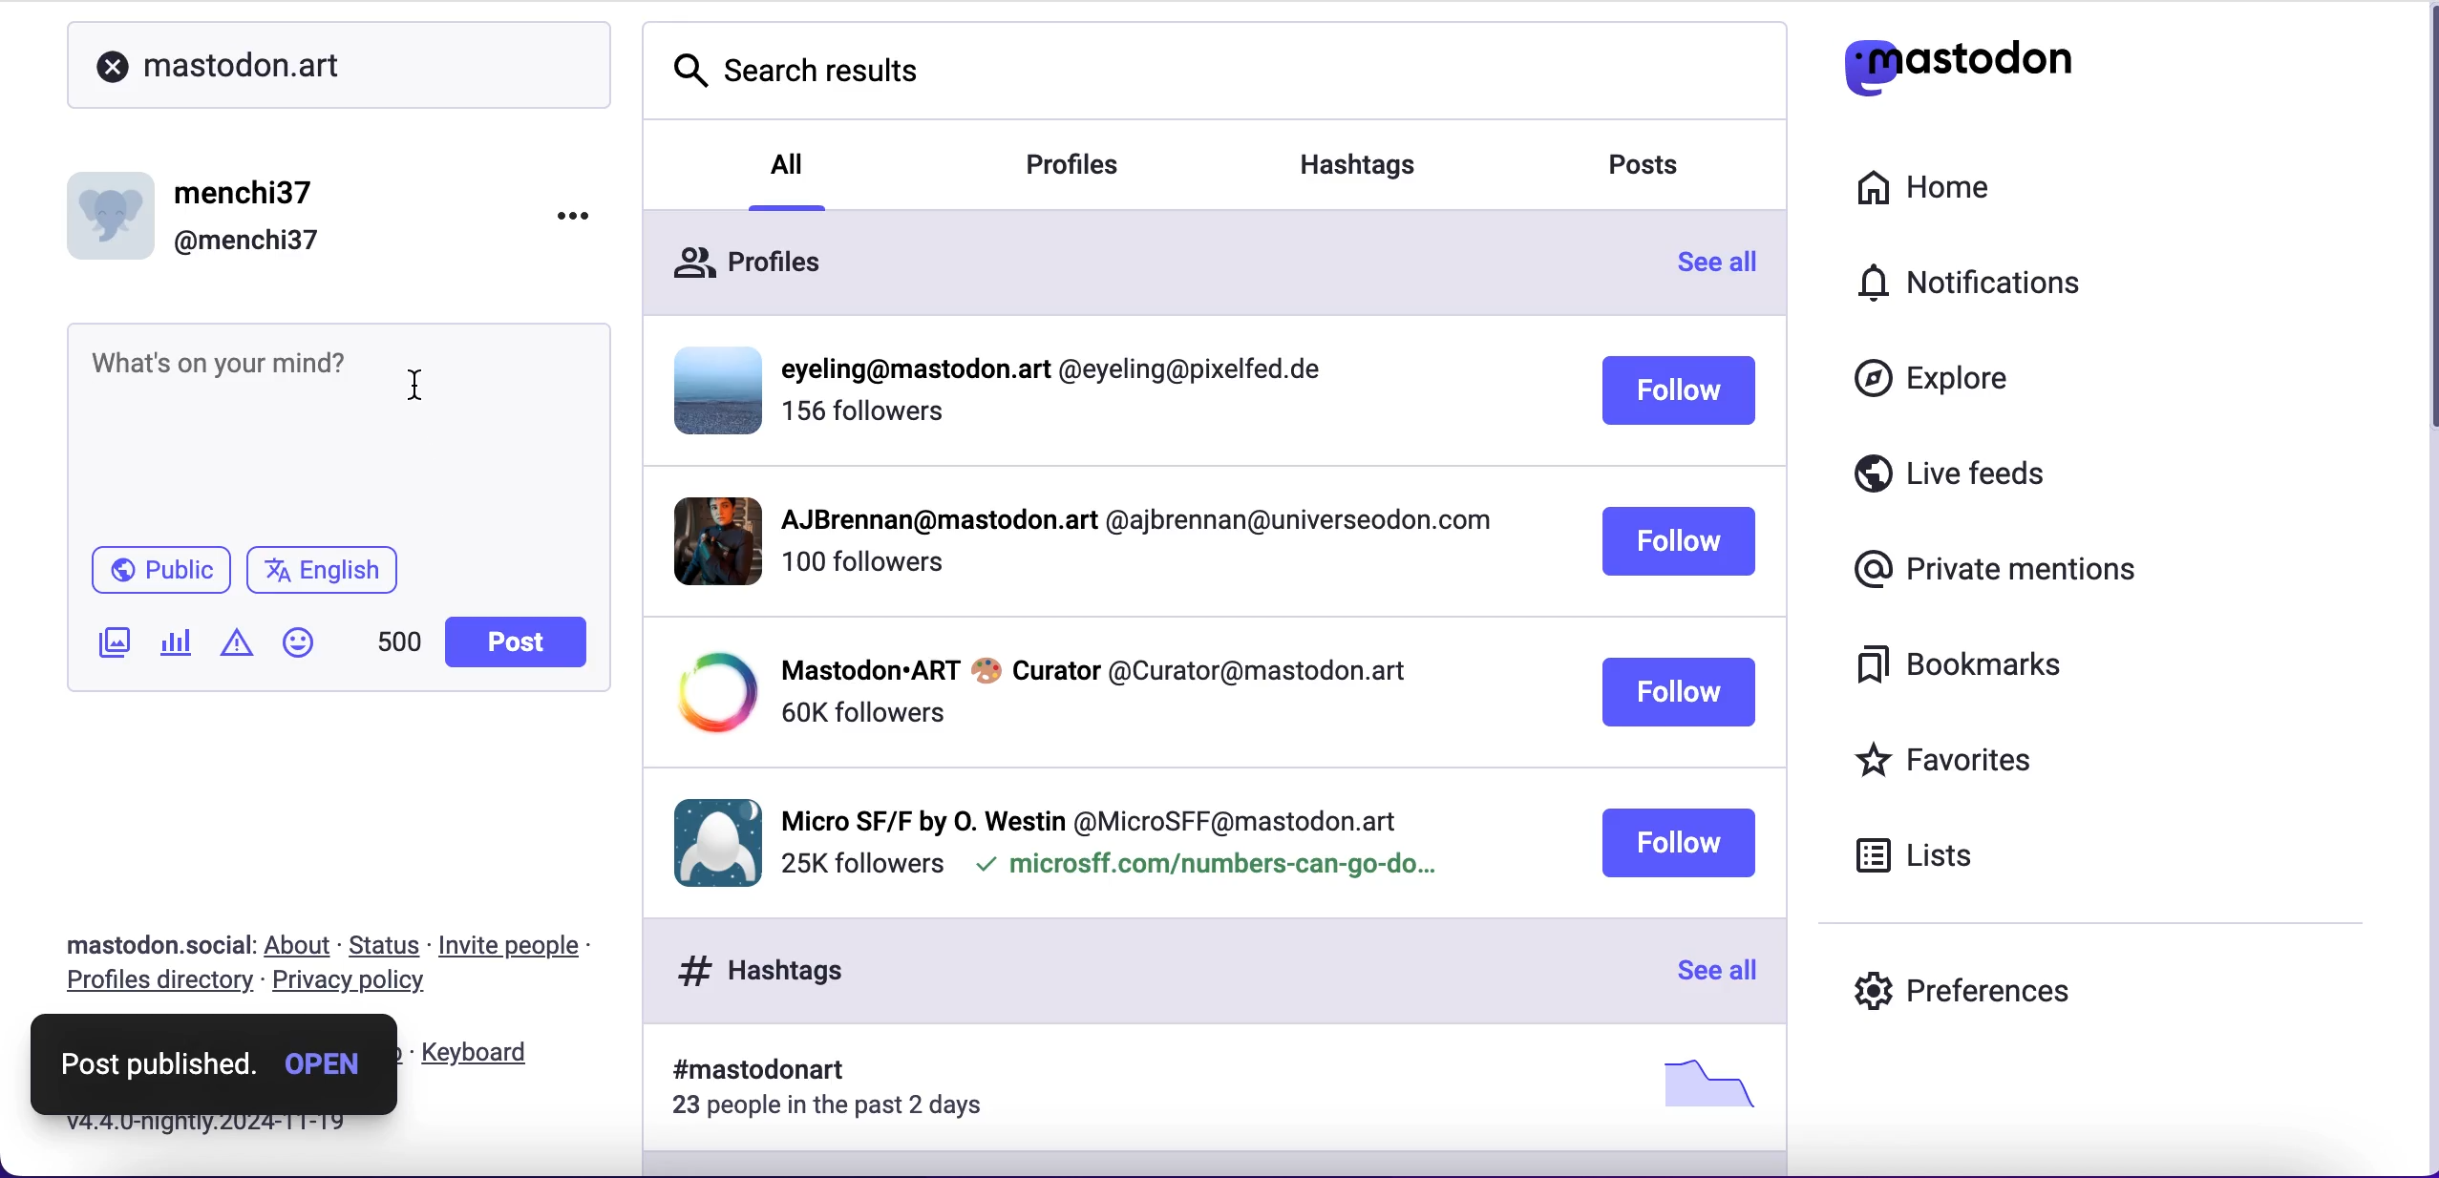  What do you see at coordinates (752, 970) in the screenshot?
I see `hashtags` at bounding box center [752, 970].